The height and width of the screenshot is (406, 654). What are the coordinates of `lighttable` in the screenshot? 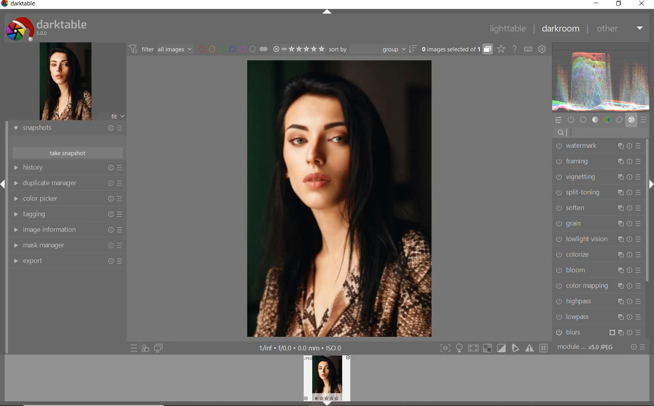 It's located at (508, 29).